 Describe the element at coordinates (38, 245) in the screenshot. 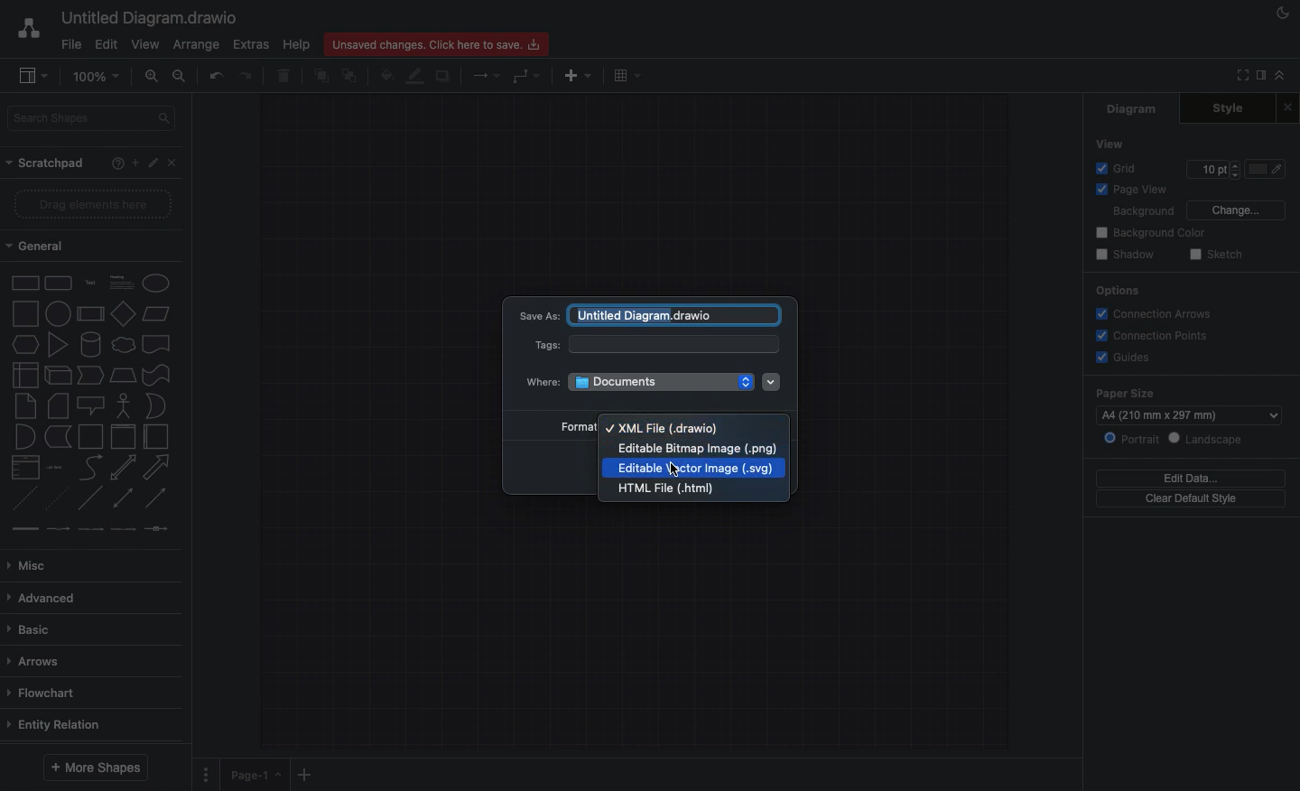

I see `General` at that location.